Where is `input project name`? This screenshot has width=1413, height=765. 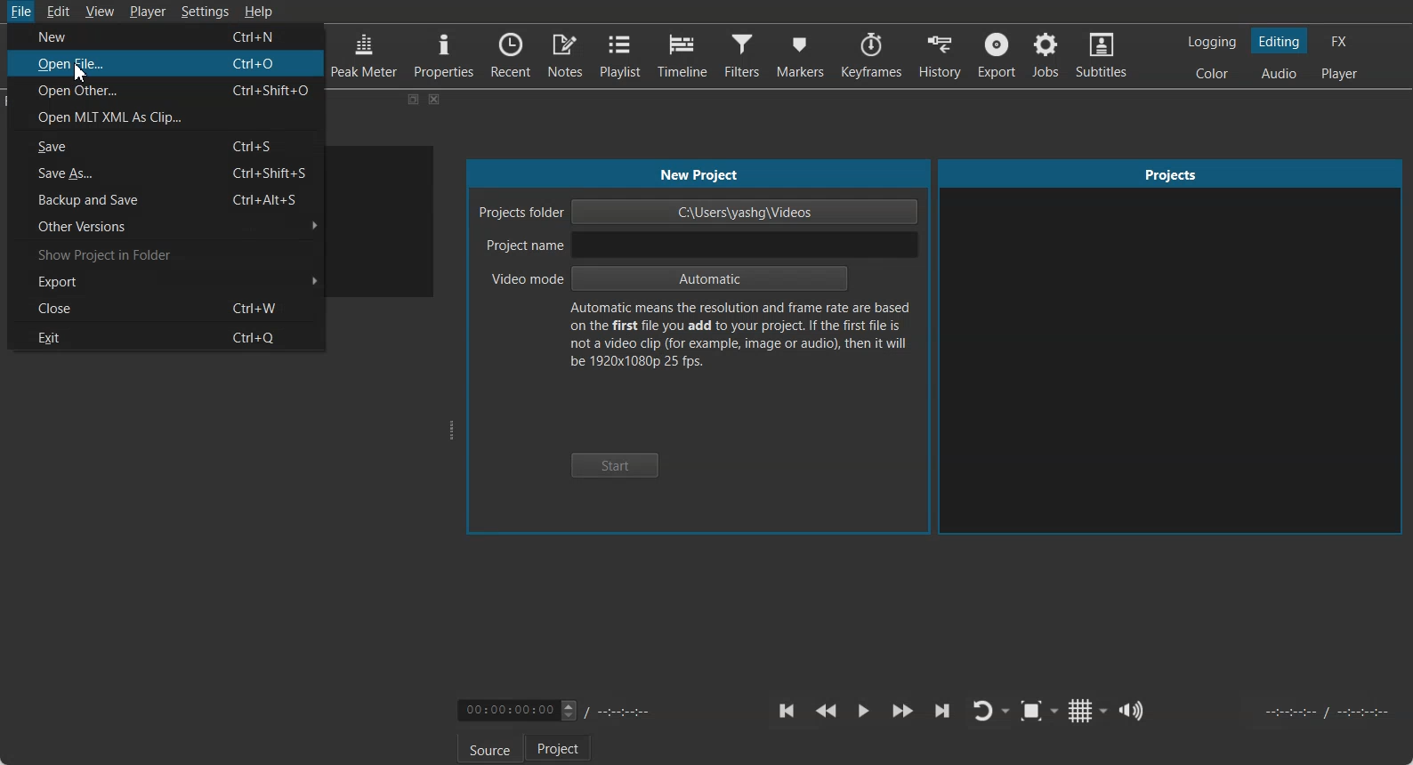
input project name is located at coordinates (746, 246).